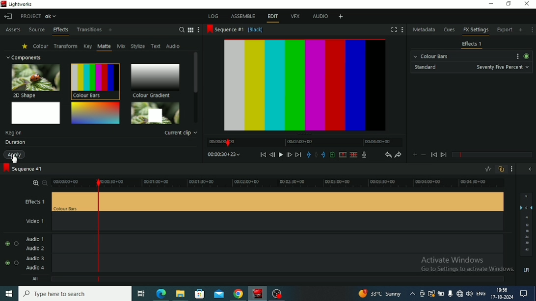 This screenshot has height=301, width=536. I want to click on Key, so click(87, 46).